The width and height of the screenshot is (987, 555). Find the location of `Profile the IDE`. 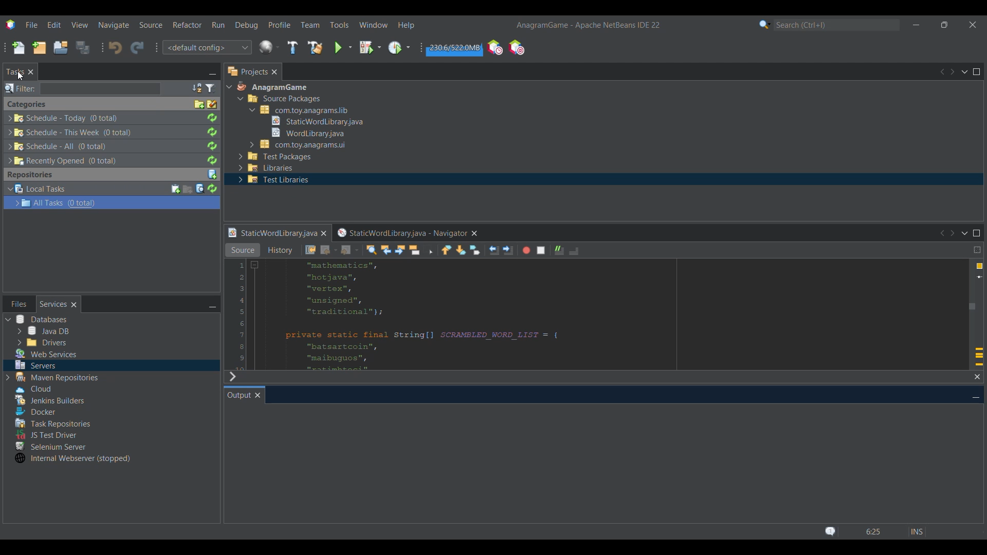

Profile the IDE is located at coordinates (495, 47).